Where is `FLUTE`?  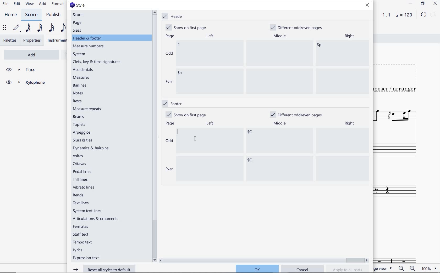
FLUTE is located at coordinates (25, 70).